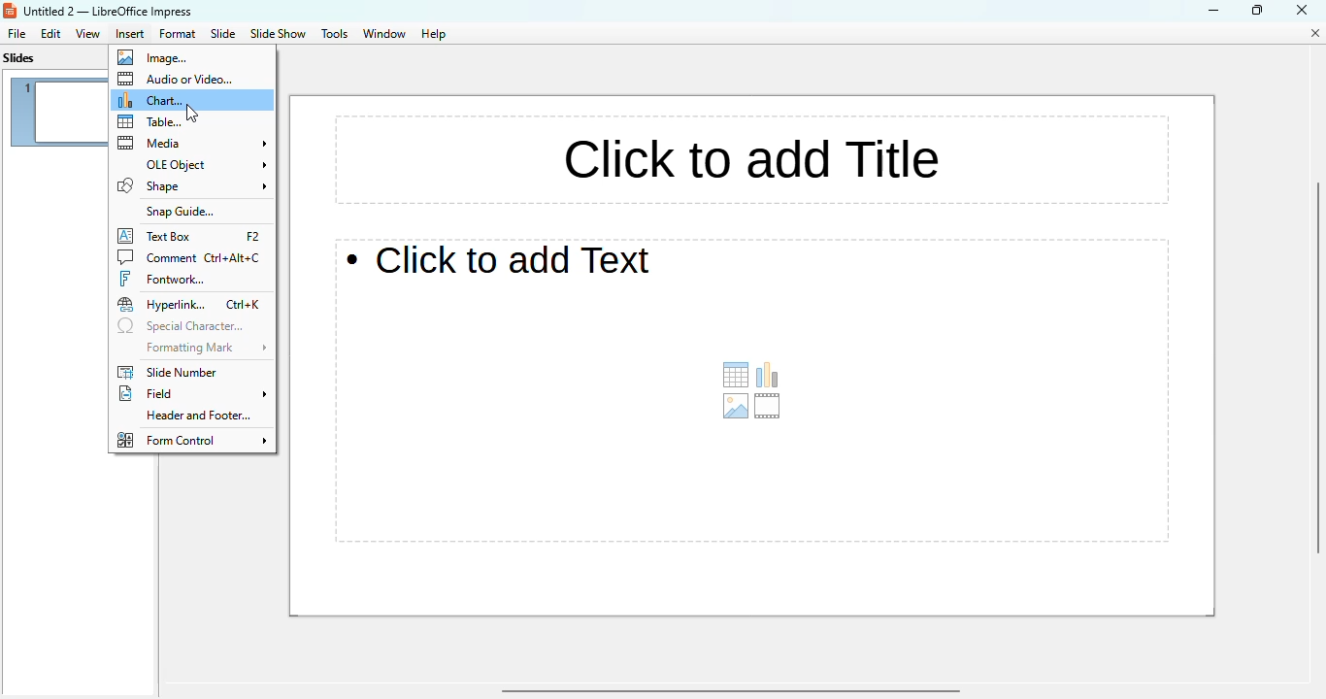  Describe the element at coordinates (193, 185) in the screenshot. I see `shape` at that location.